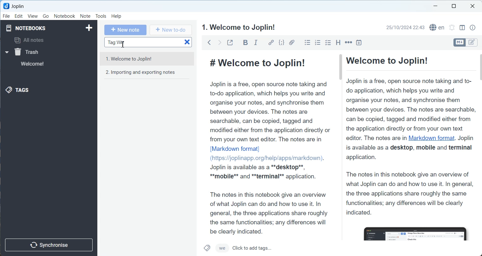 This screenshot has height=256, width=482. What do you see at coordinates (65, 16) in the screenshot?
I see `Notebook` at bounding box center [65, 16].